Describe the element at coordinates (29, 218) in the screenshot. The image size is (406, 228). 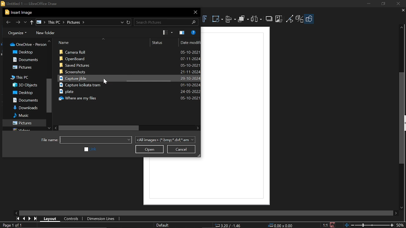
I see `Next page` at that location.